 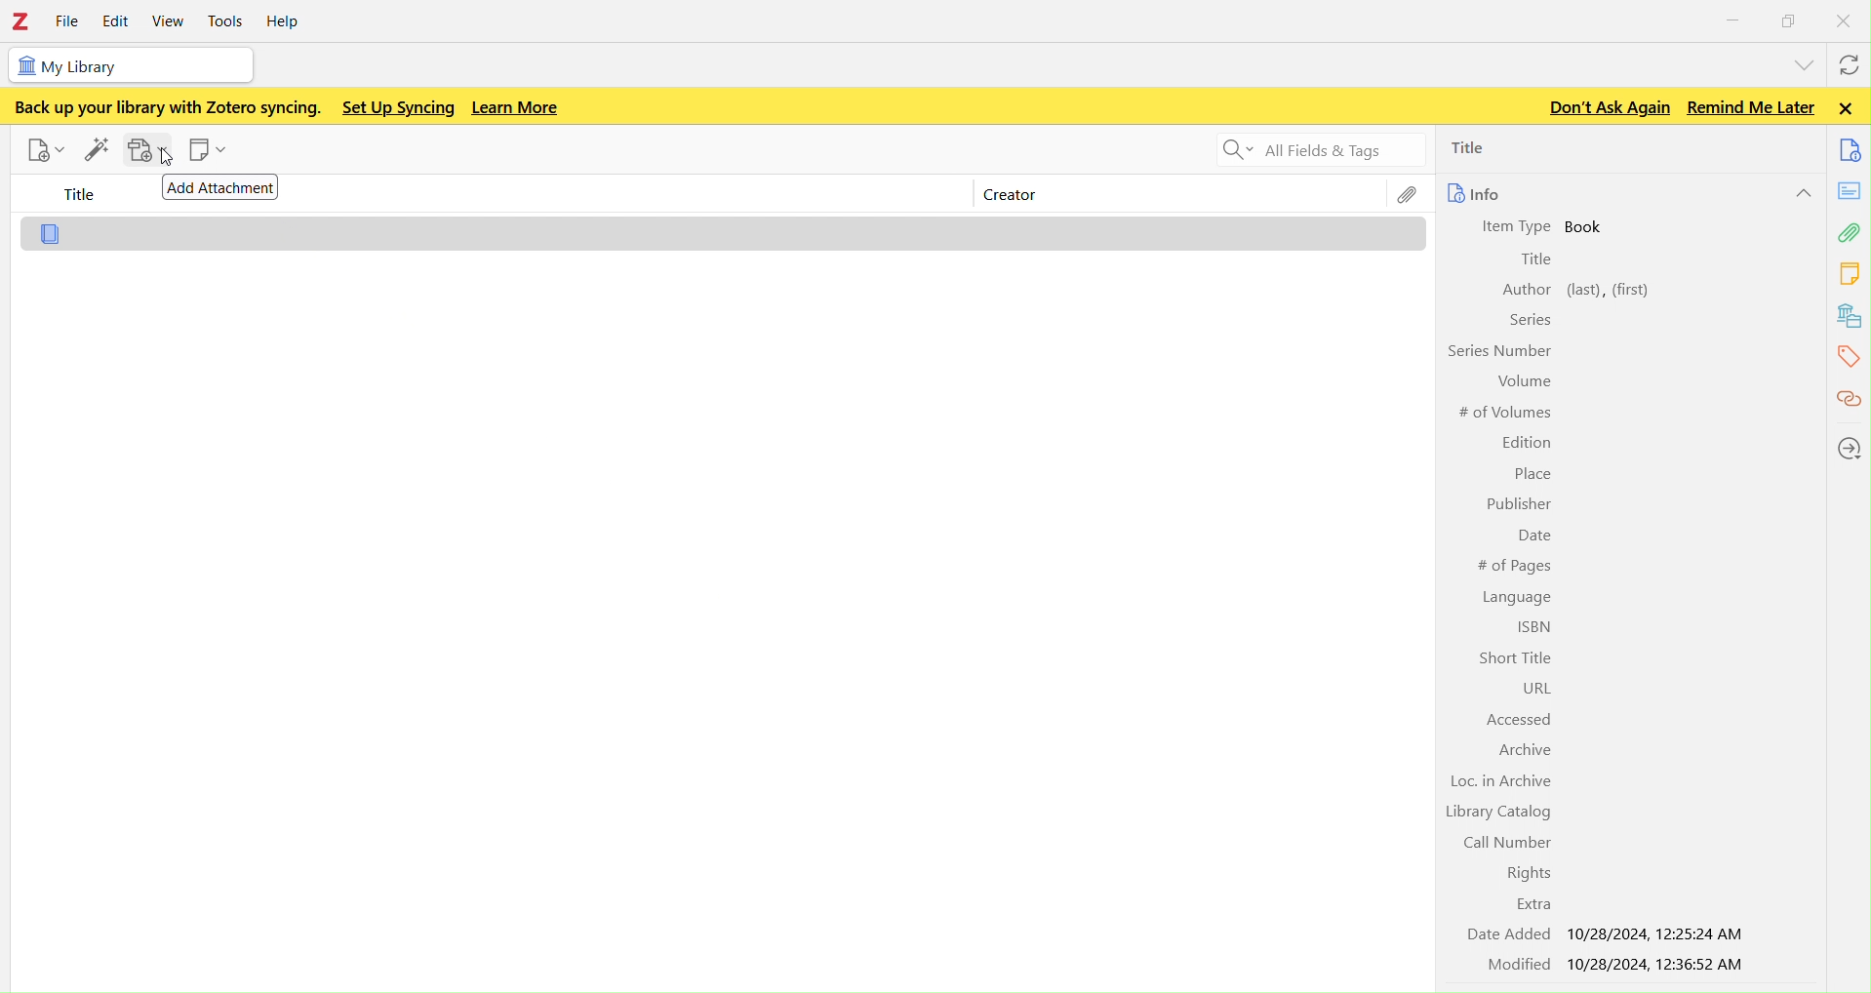 I want to click on library, so click(x=1852, y=316).